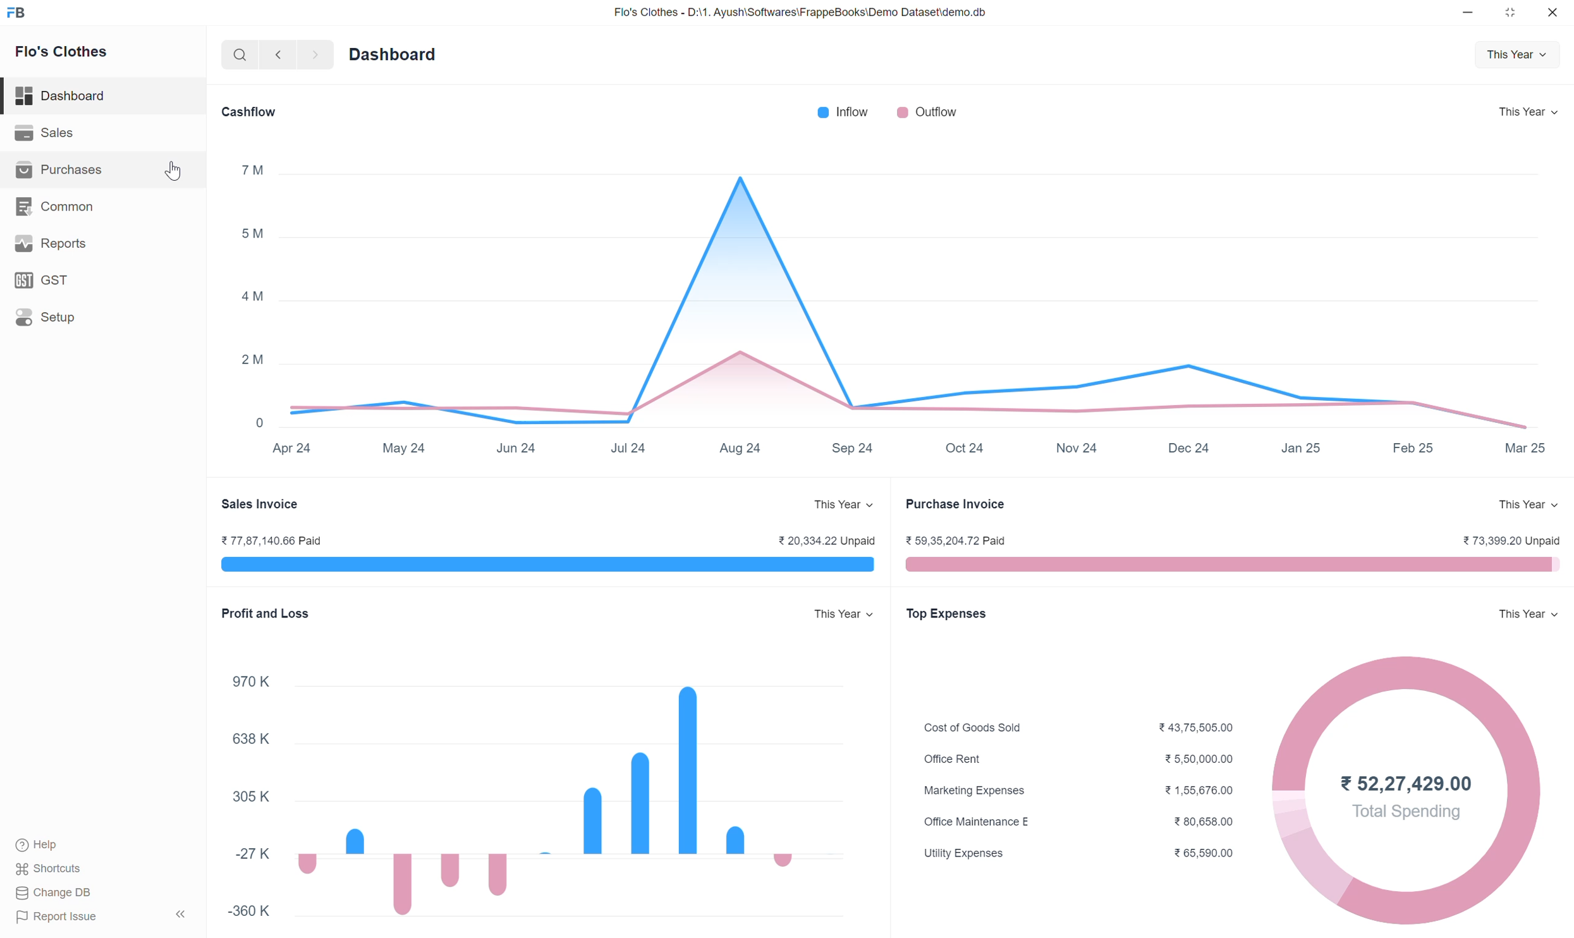  Describe the element at coordinates (835, 505) in the screenshot. I see `This Year v` at that location.